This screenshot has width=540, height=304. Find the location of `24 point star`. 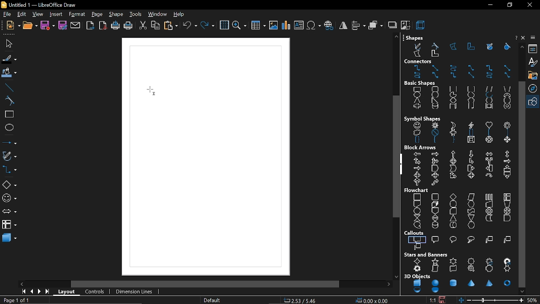

24 point star is located at coordinates (508, 261).